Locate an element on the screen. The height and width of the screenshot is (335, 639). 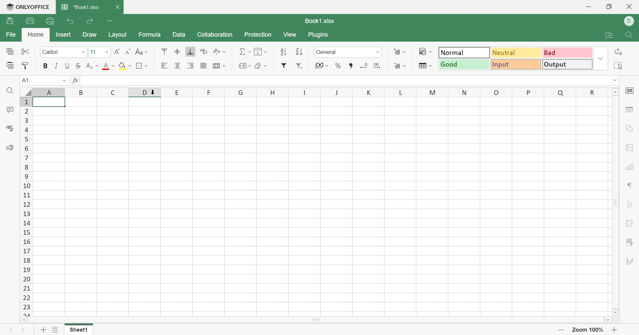
Bold is located at coordinates (46, 66).